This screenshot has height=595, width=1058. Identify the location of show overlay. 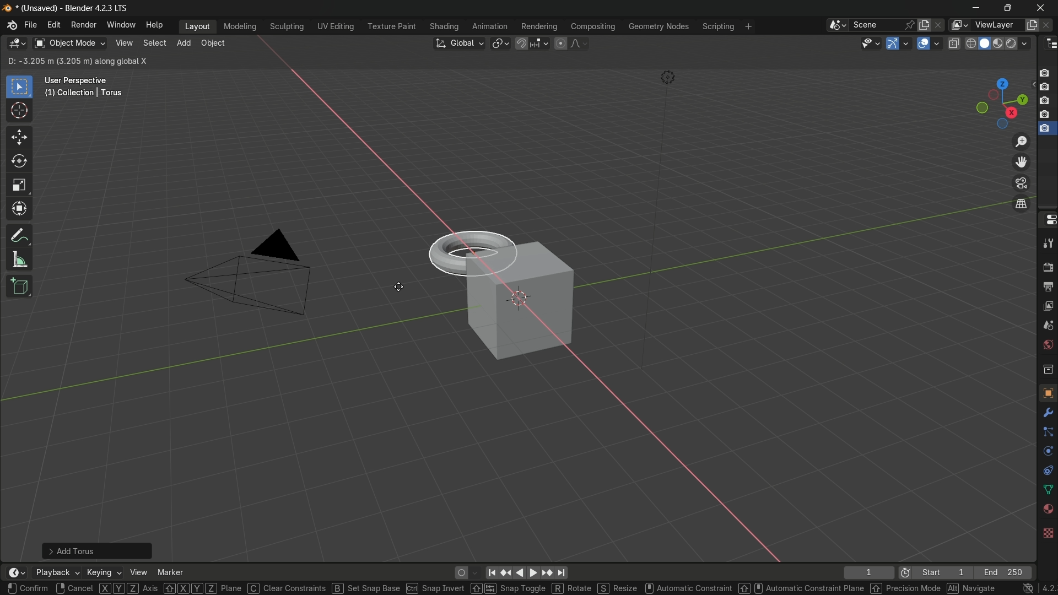
(923, 44).